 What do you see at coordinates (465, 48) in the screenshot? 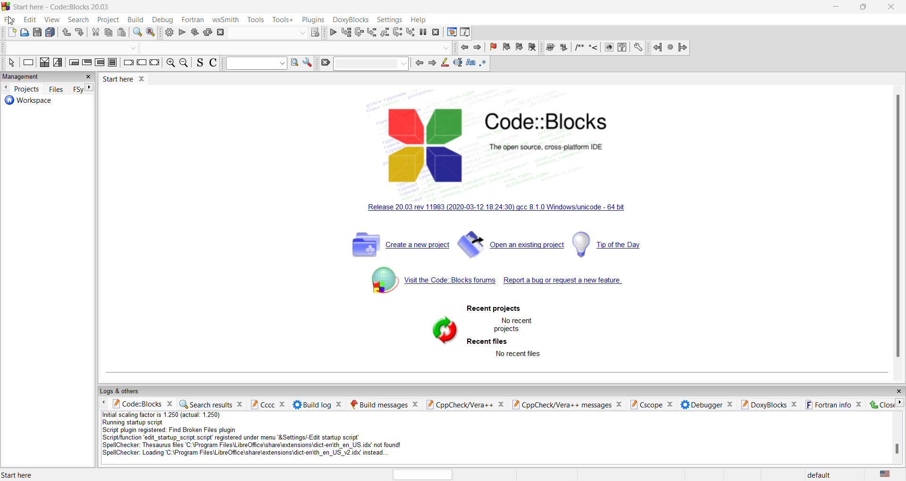
I see `go back` at bounding box center [465, 48].